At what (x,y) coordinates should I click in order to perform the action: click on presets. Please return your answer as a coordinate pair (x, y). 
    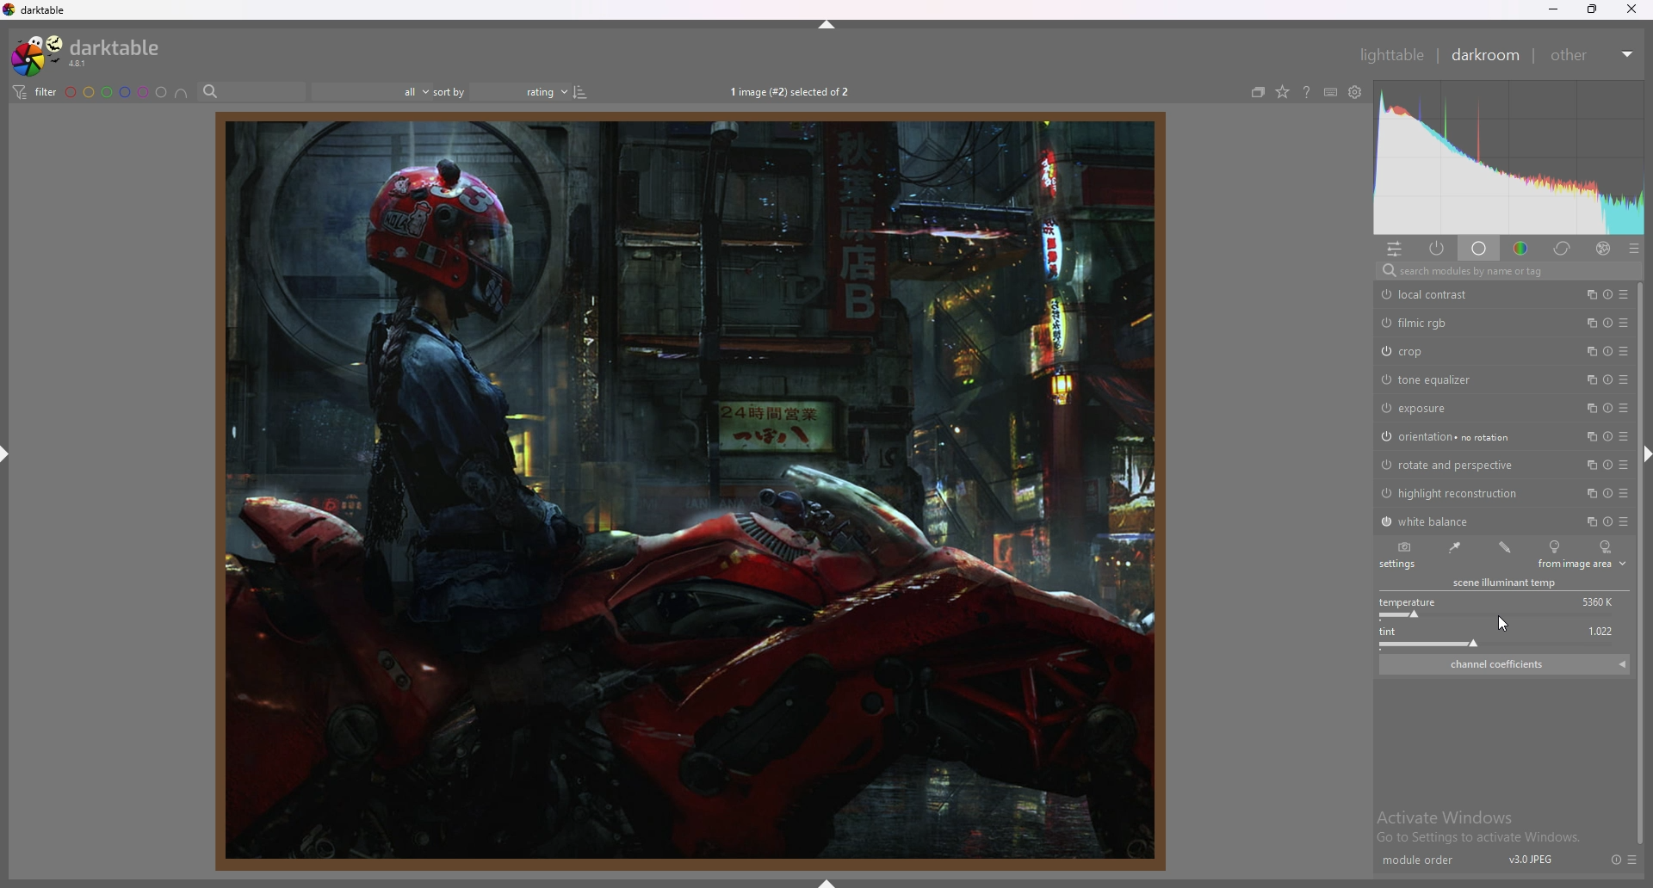
    Looking at the image, I should click on (1624, 293).